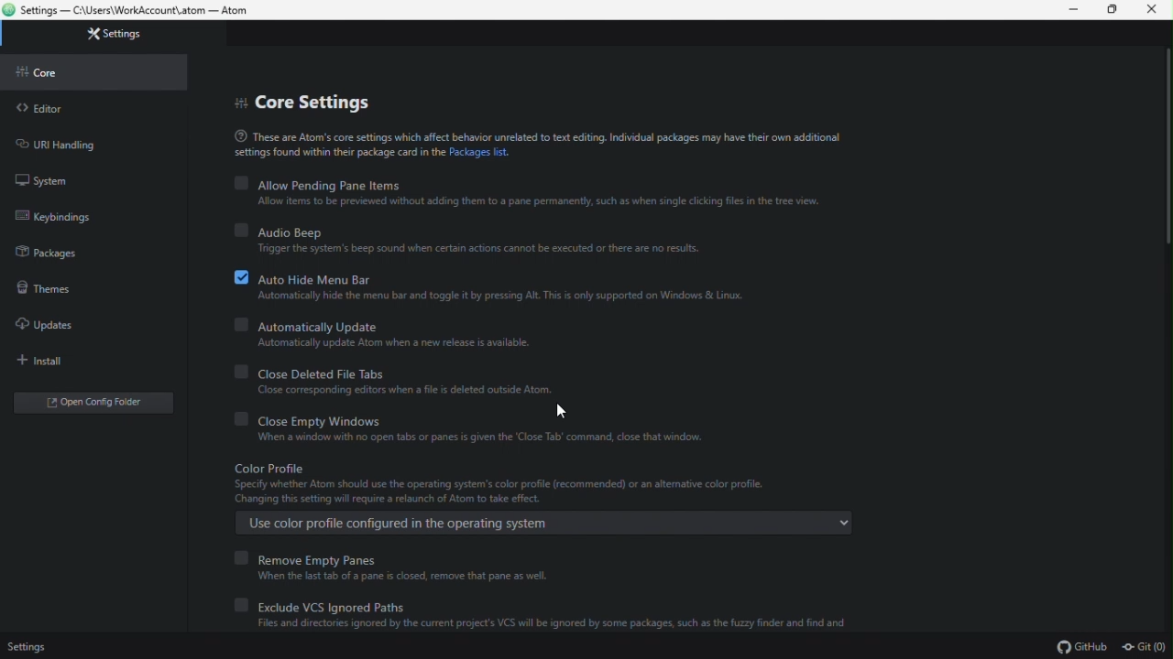 The height and width of the screenshot is (659, 1173). Describe the element at coordinates (319, 103) in the screenshot. I see `core settings` at that location.